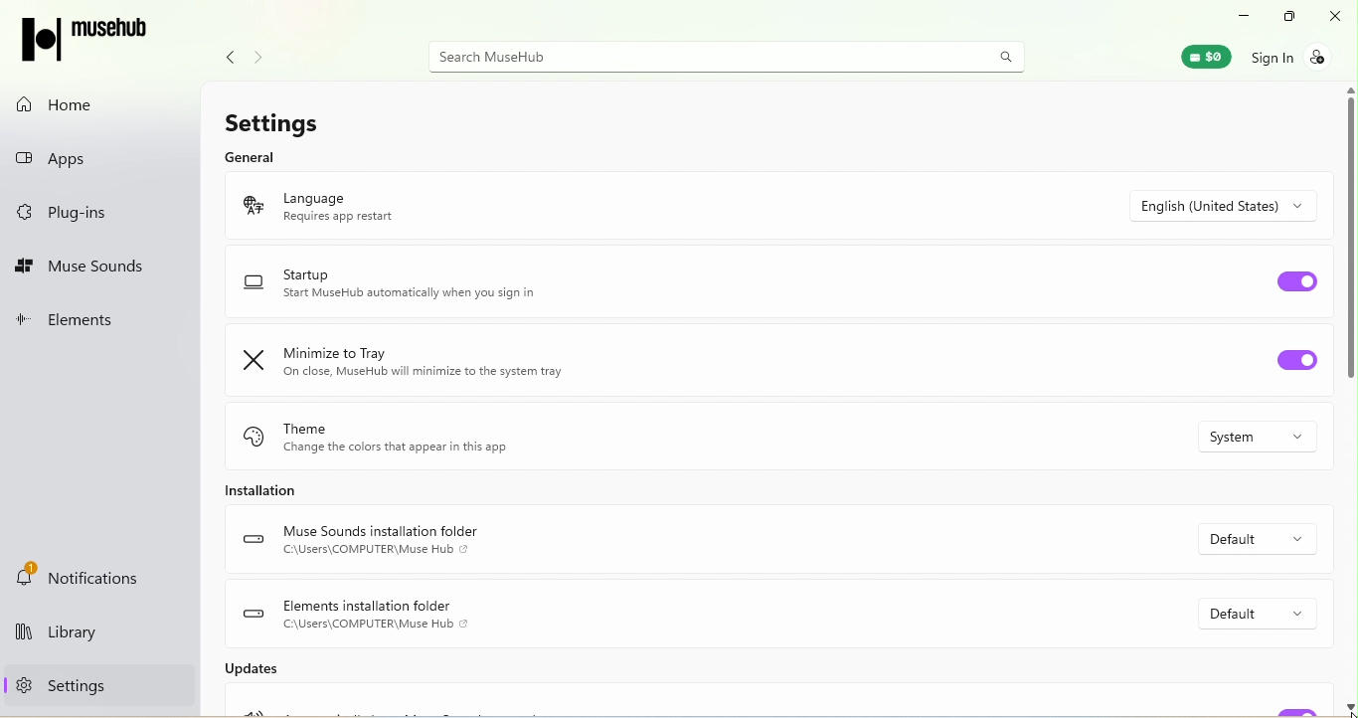  Describe the element at coordinates (253, 439) in the screenshot. I see `Icon` at that location.